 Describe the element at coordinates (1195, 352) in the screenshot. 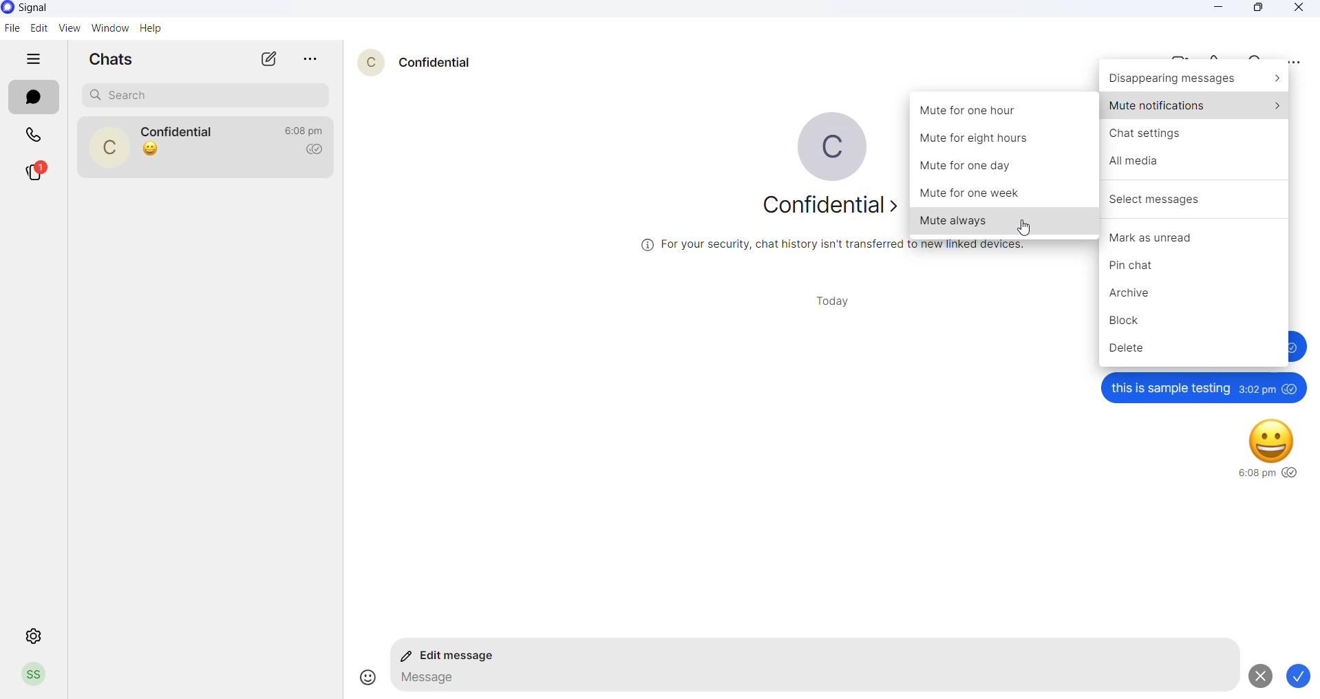

I see `delete` at that location.